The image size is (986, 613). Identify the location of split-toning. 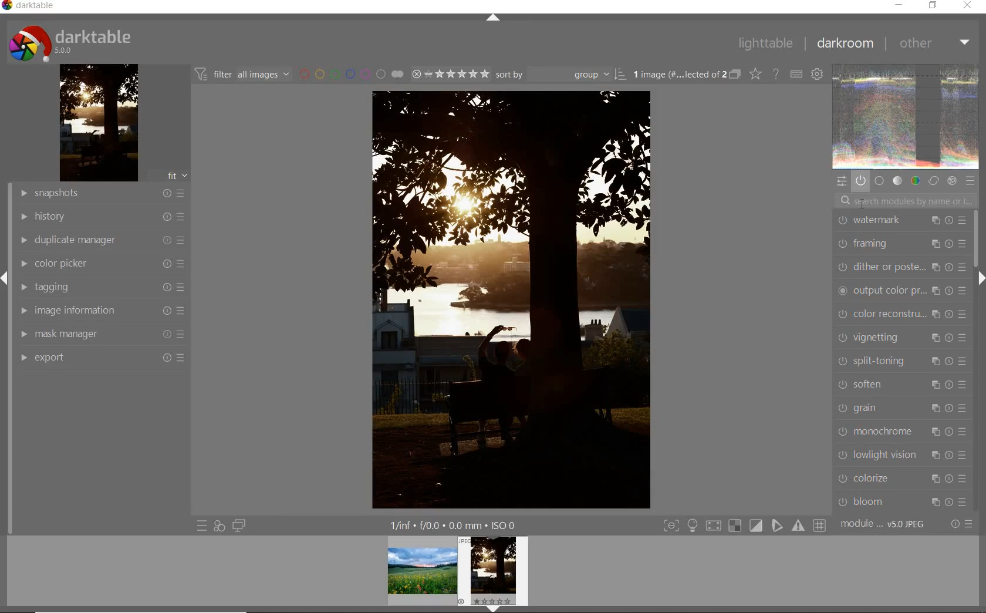
(903, 360).